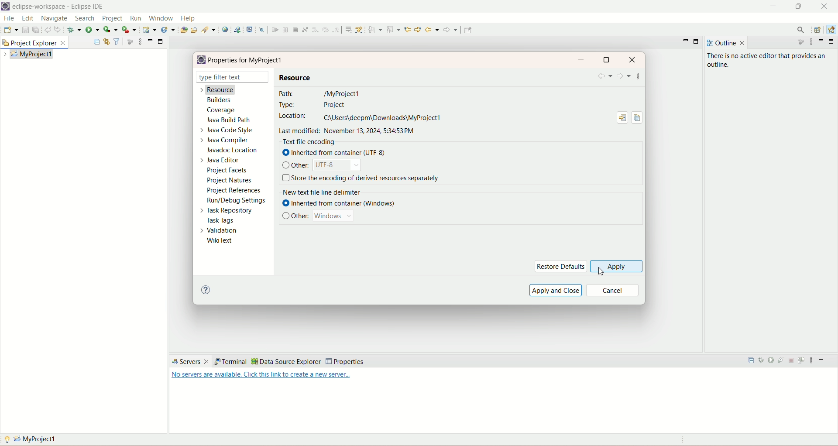 The width and height of the screenshot is (838, 446). Describe the element at coordinates (774, 6) in the screenshot. I see `minimize` at that location.